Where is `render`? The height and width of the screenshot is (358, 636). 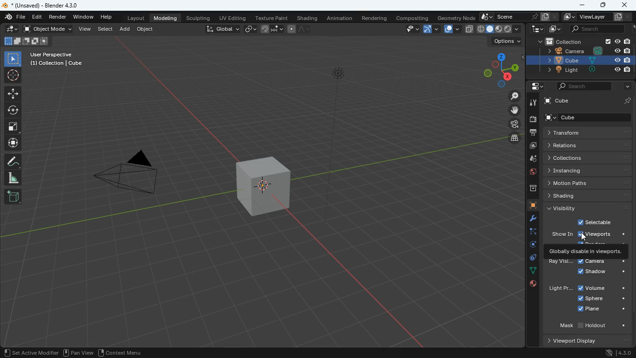
render is located at coordinates (58, 17).